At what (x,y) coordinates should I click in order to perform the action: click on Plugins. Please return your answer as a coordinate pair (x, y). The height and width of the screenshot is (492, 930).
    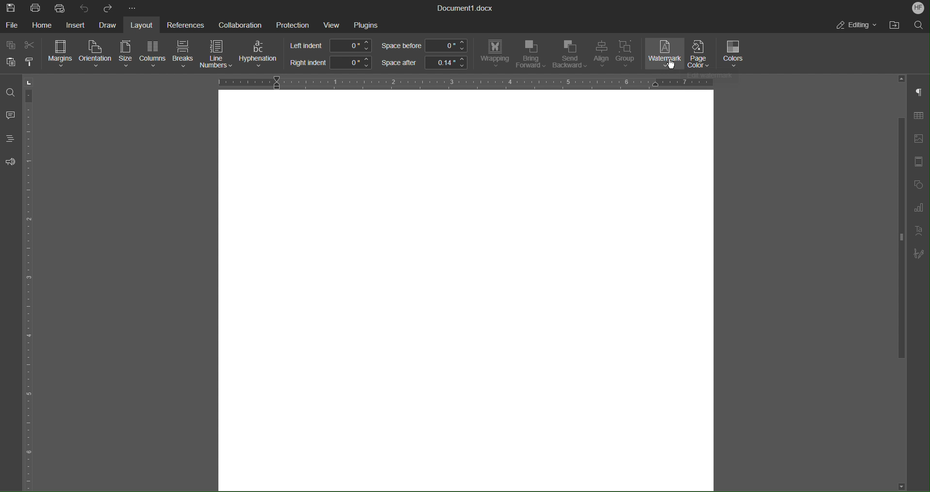
    Looking at the image, I should click on (366, 25).